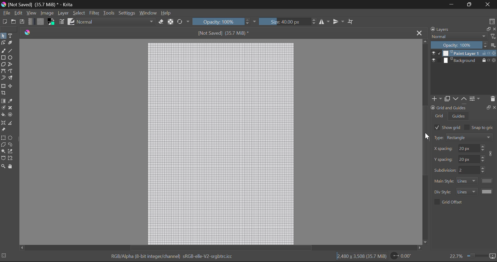 This screenshot has height=262, width=497. What do you see at coordinates (452, 127) in the screenshot?
I see `show grid` at bounding box center [452, 127].